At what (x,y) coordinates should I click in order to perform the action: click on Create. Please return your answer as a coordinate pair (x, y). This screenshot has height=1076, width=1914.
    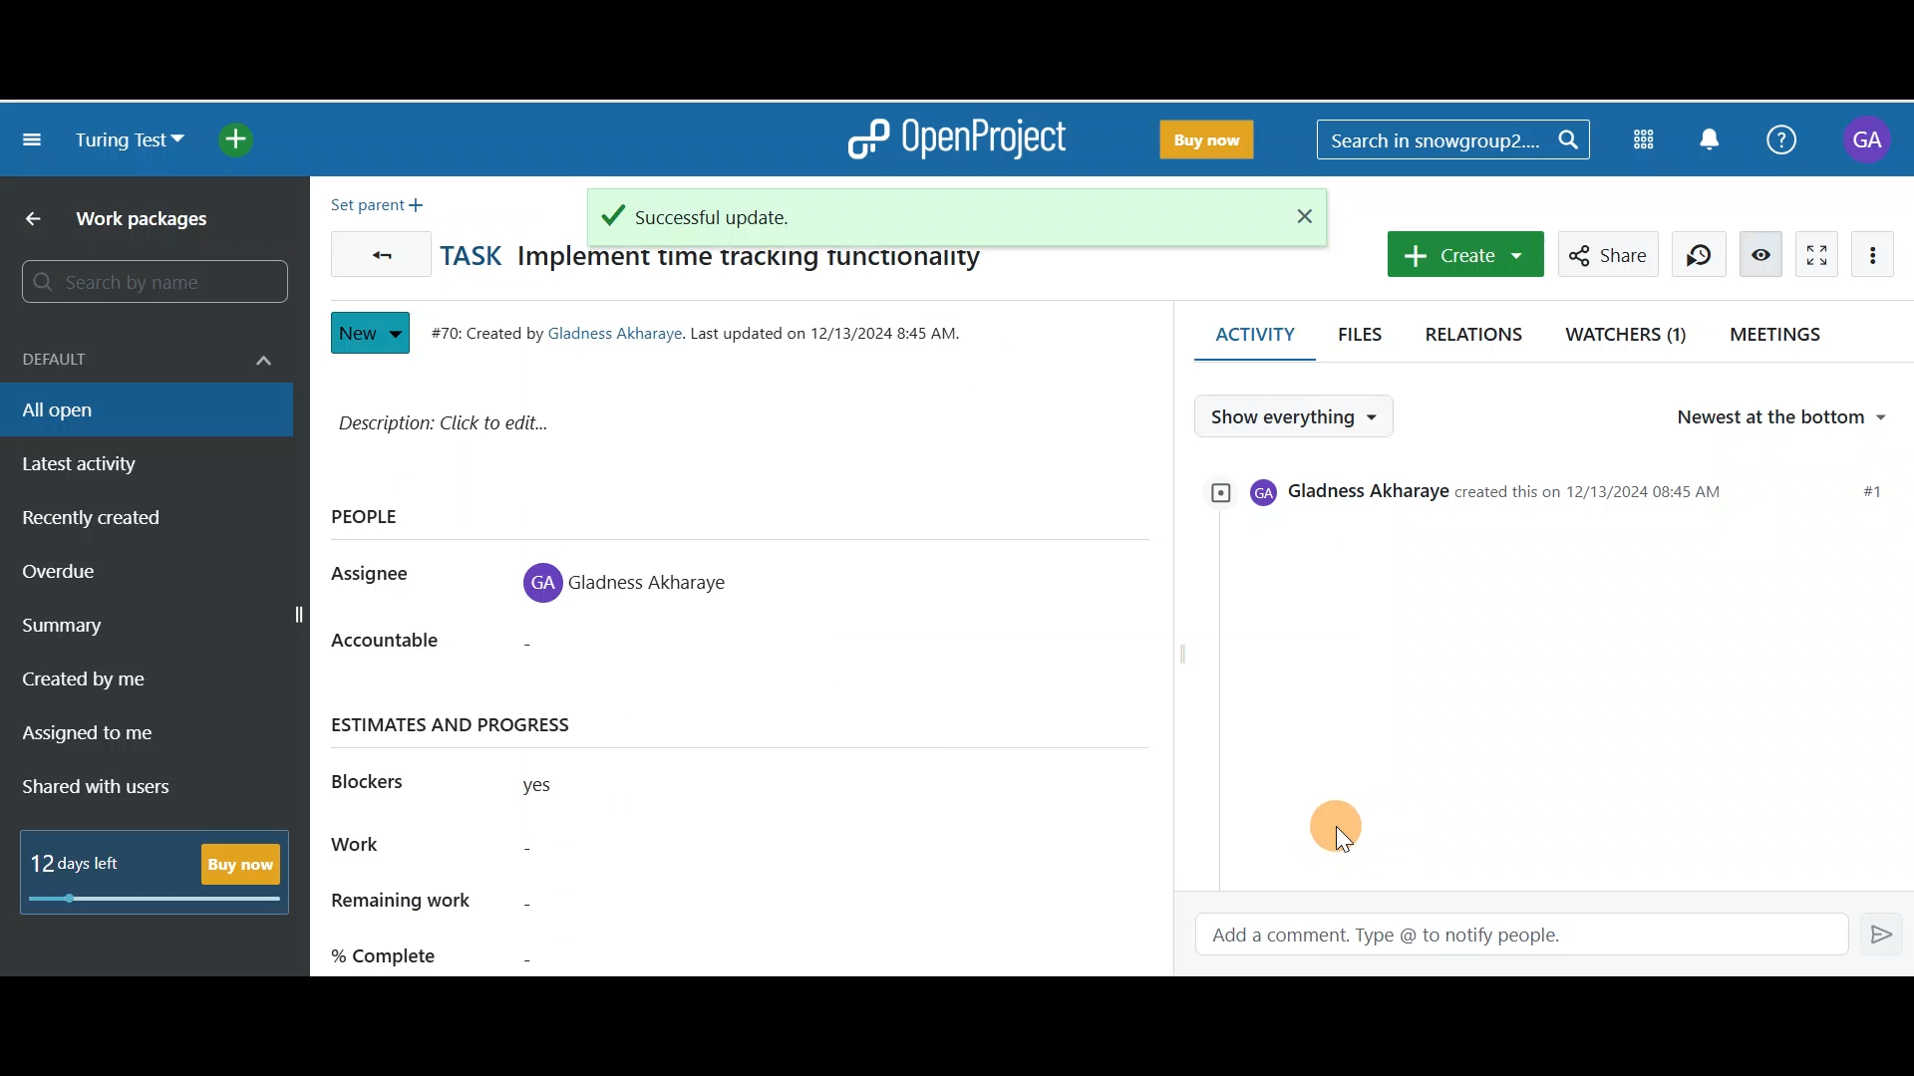
    Looking at the image, I should click on (1460, 253).